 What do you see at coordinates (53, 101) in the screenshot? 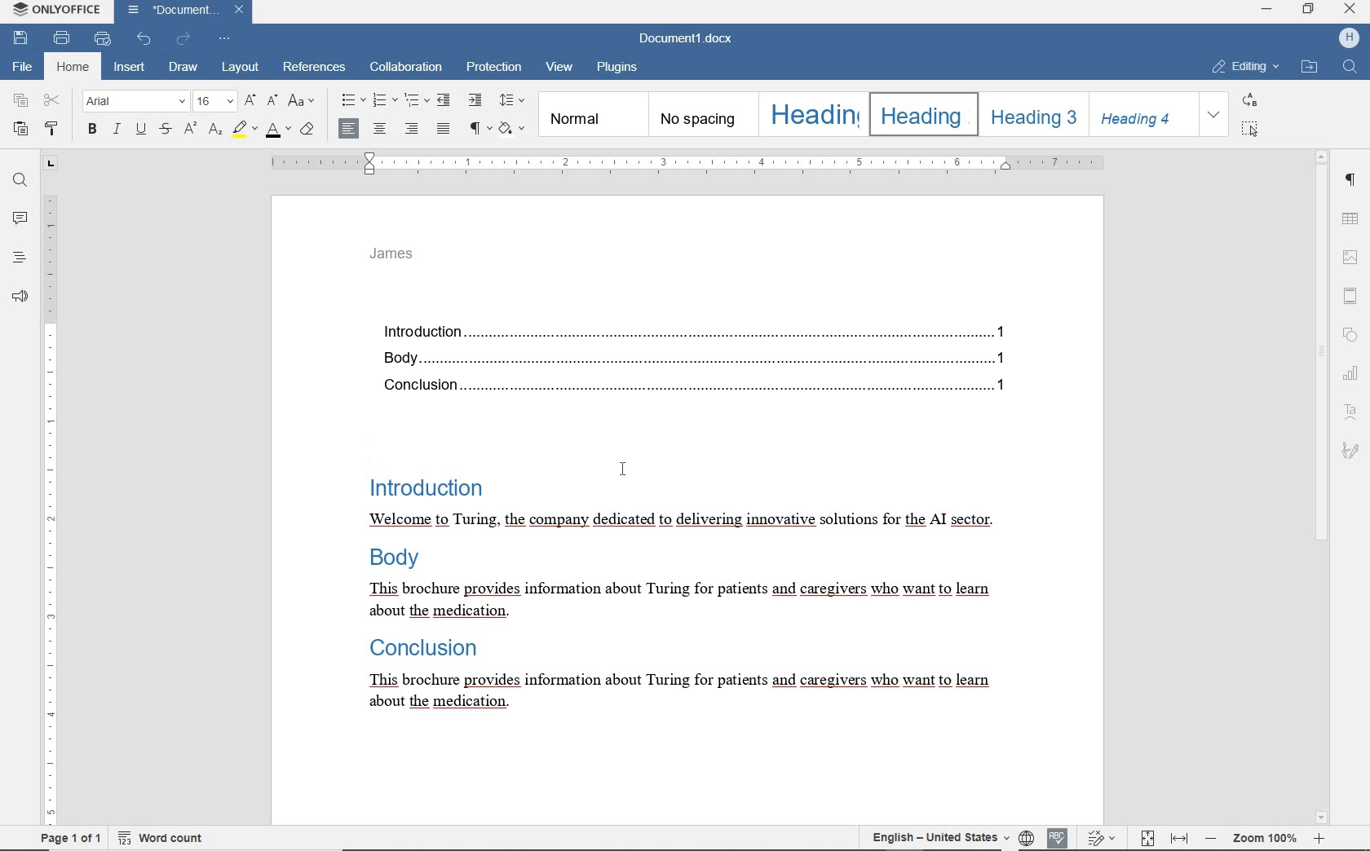
I see `cut` at bounding box center [53, 101].